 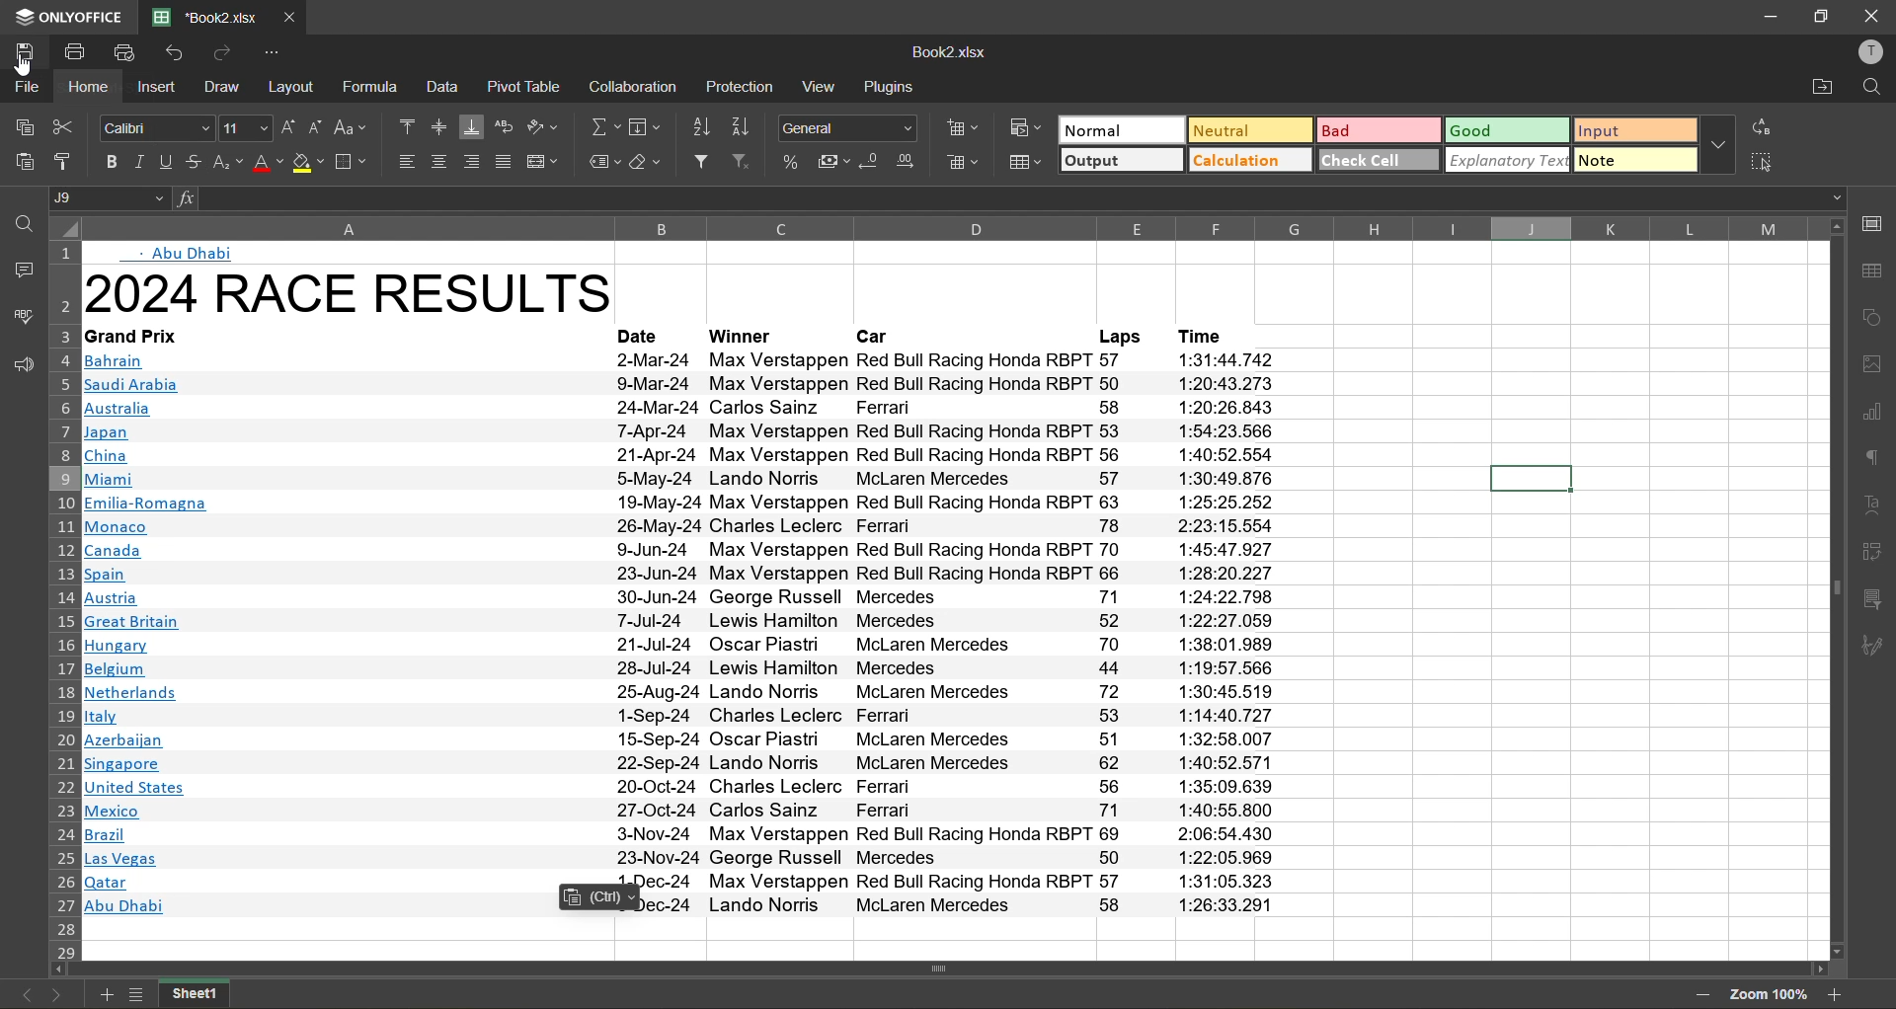 What do you see at coordinates (59, 971) in the screenshot?
I see `move left` at bounding box center [59, 971].